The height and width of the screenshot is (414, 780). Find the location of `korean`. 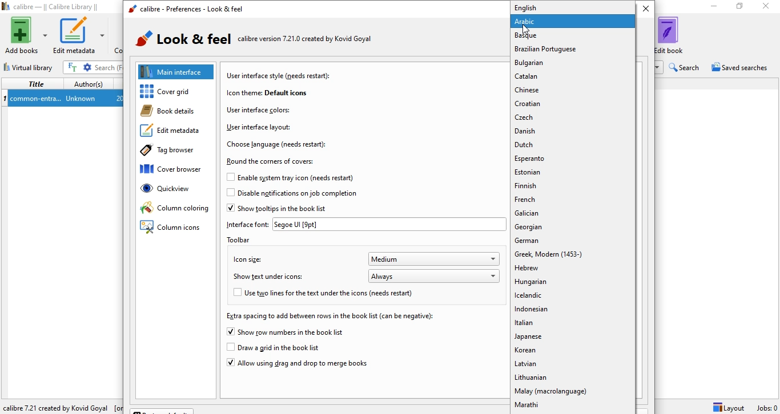

korean is located at coordinates (571, 352).